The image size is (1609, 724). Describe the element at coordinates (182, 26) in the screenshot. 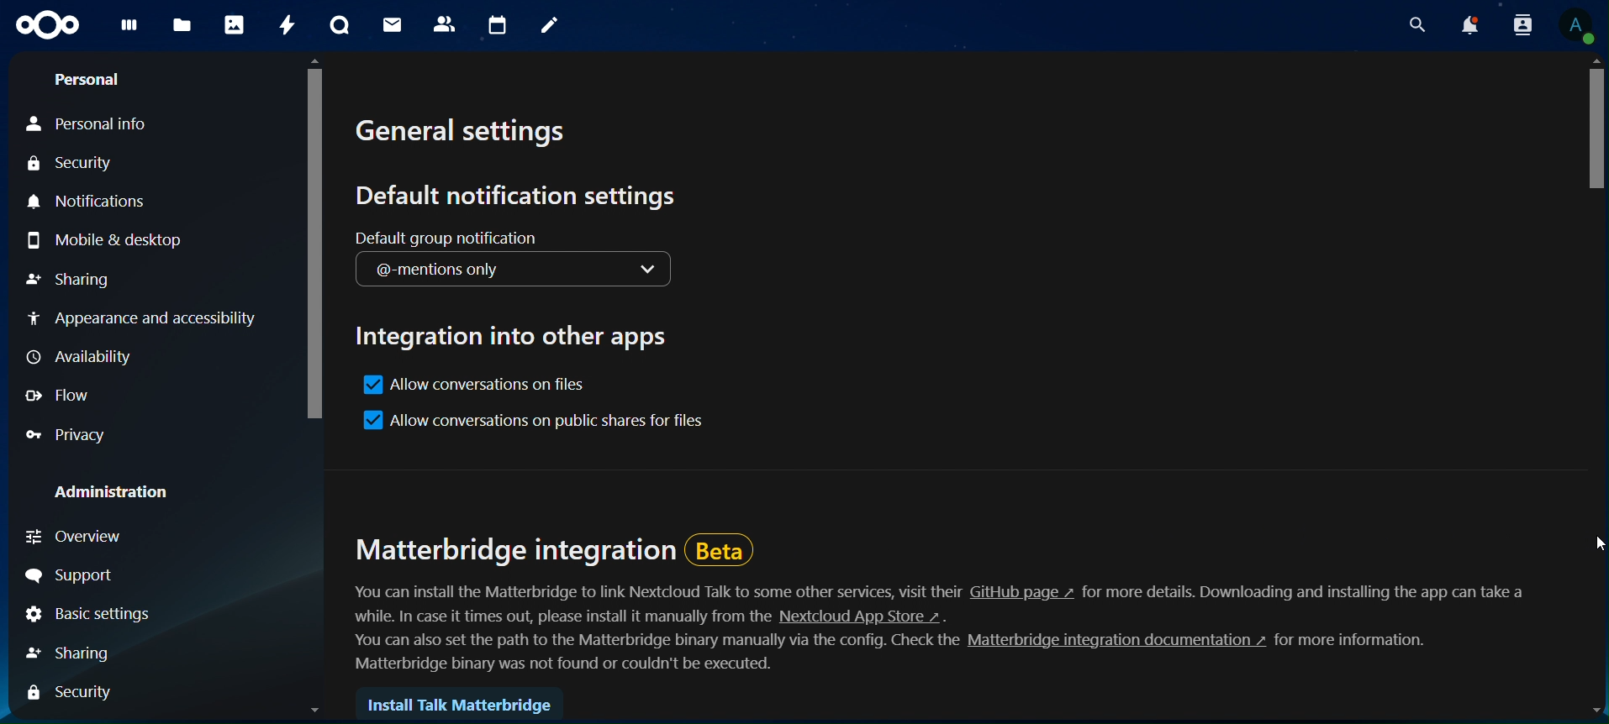

I see `files` at that location.